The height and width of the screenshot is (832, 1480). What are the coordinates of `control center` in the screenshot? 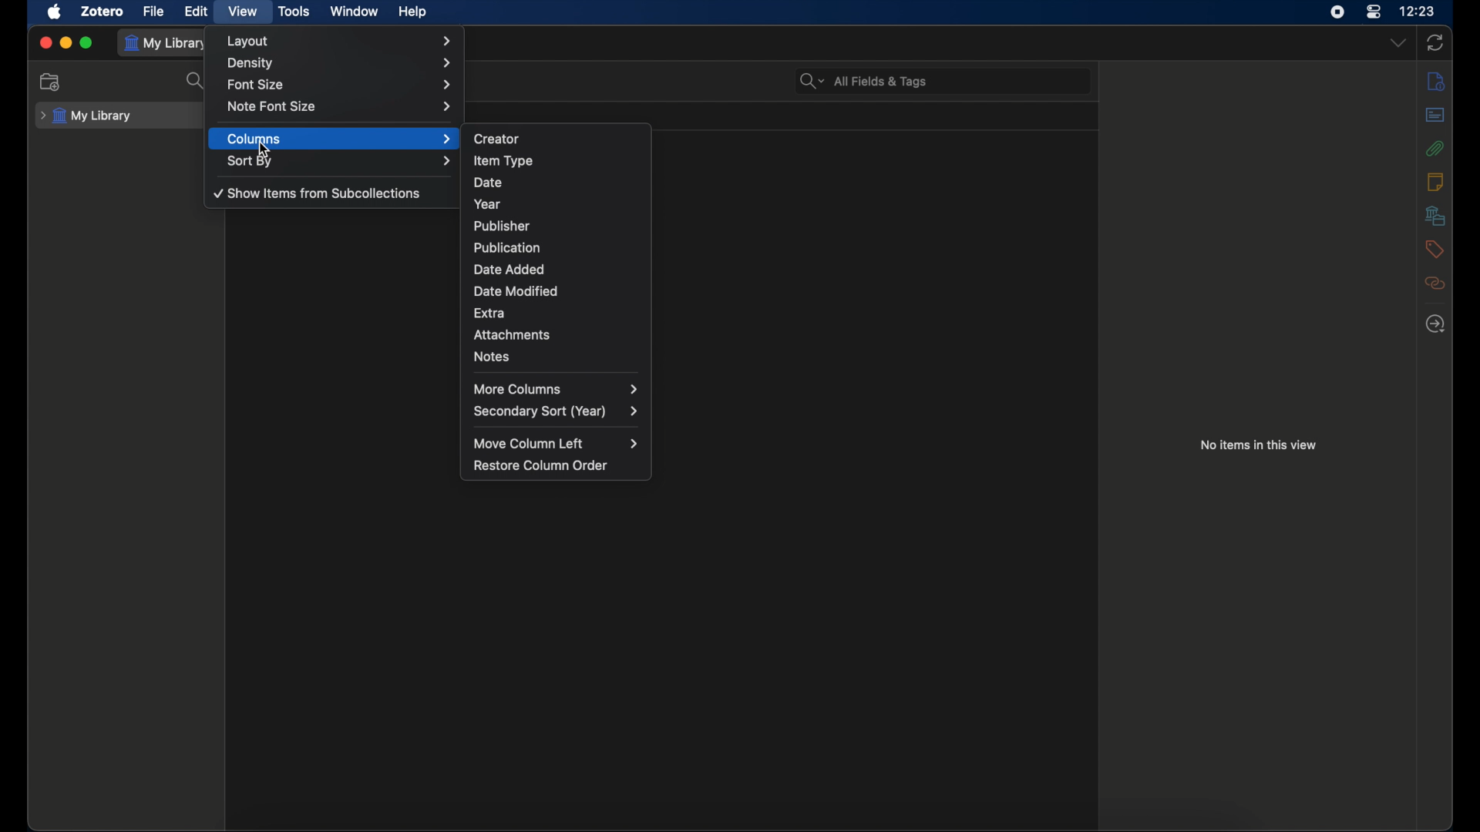 It's located at (1373, 12).